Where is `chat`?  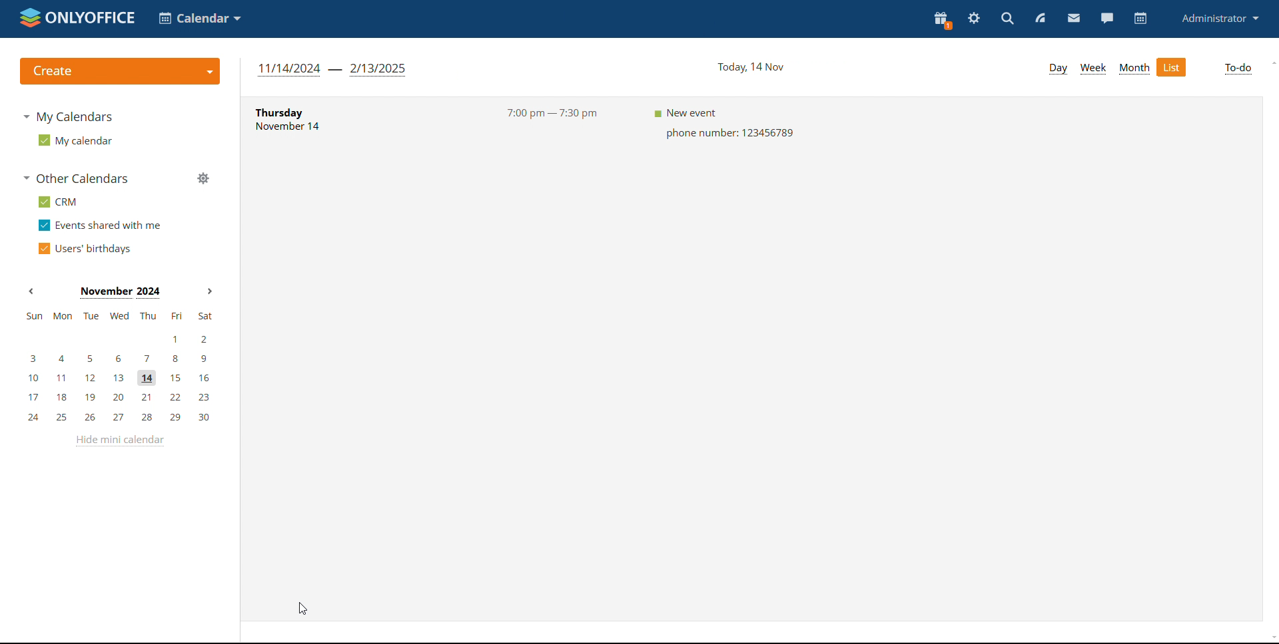
chat is located at coordinates (1106, 19).